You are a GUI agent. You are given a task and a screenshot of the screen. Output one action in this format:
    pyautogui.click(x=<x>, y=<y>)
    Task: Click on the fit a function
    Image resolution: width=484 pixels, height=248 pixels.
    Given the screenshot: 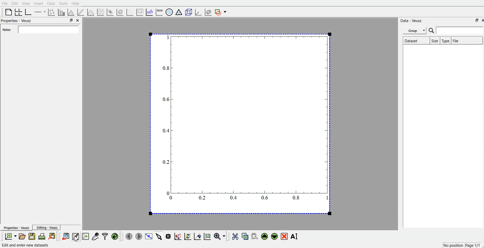 What is the action you would take?
    pyautogui.click(x=81, y=12)
    